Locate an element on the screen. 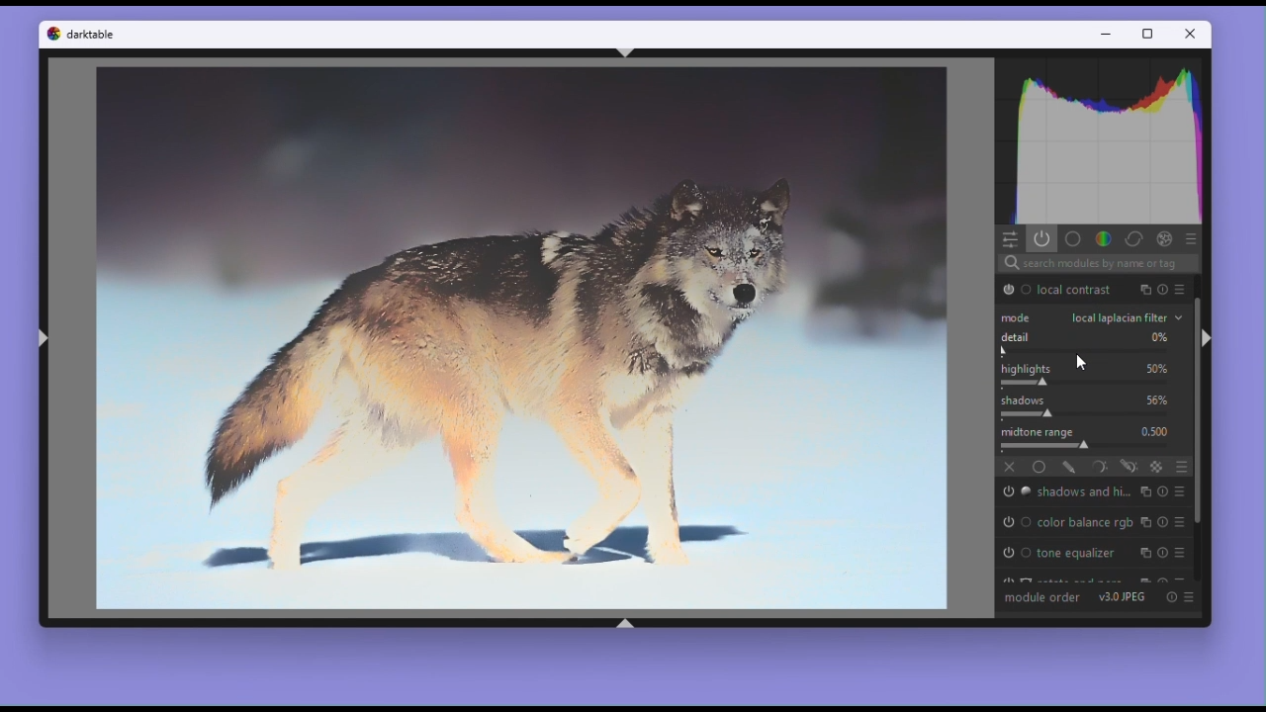 The image size is (1266, 712). Image is located at coordinates (522, 337).